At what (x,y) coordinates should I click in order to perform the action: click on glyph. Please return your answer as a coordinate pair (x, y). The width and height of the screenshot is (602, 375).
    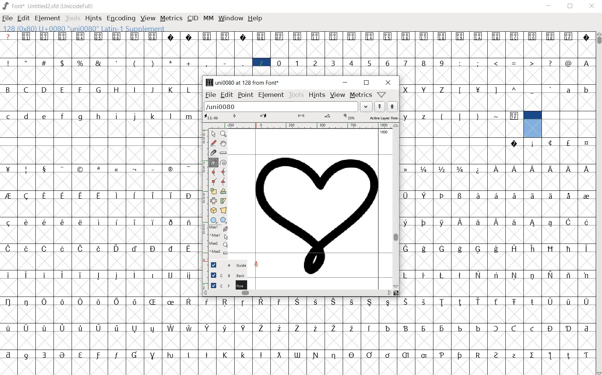
    Looking at the image, I should click on (533, 145).